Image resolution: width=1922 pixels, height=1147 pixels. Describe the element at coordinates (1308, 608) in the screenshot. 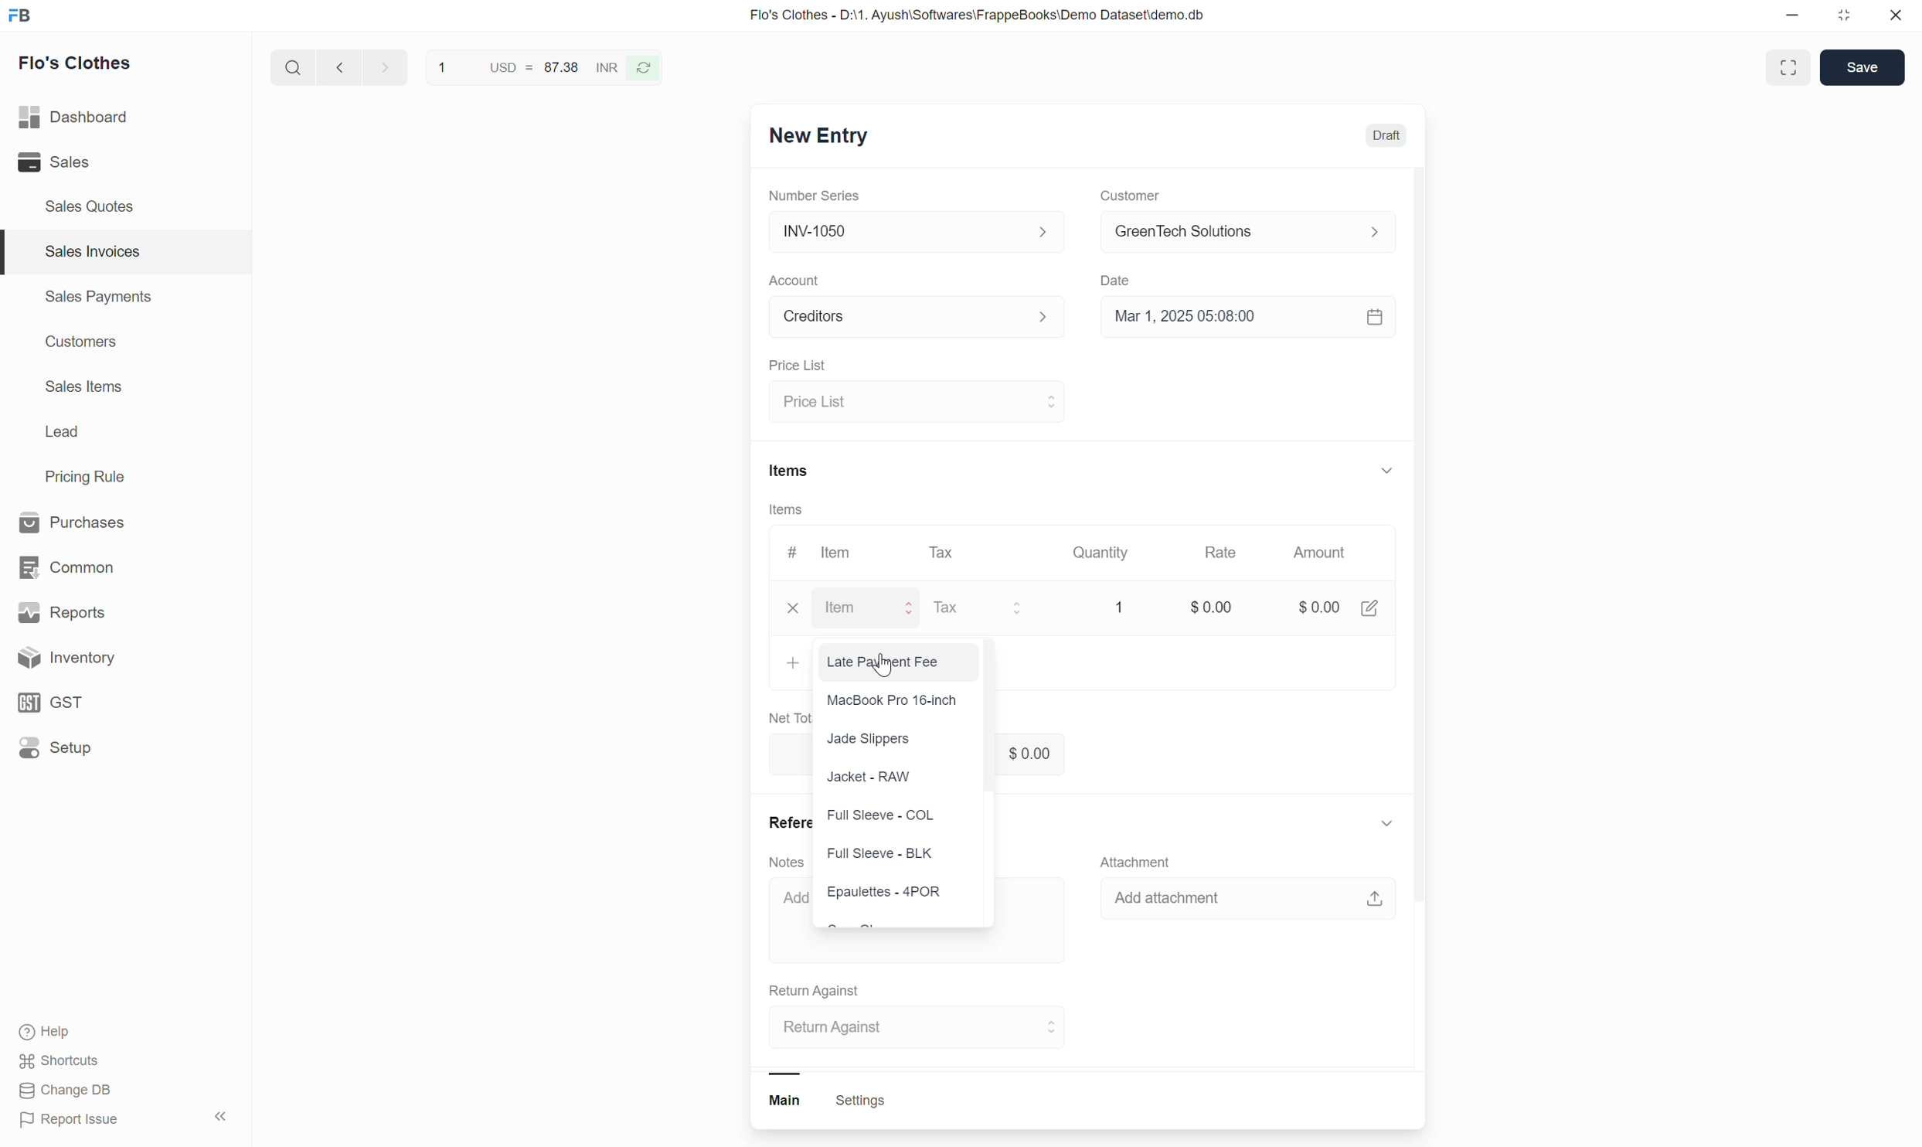

I see `amount ` at that location.